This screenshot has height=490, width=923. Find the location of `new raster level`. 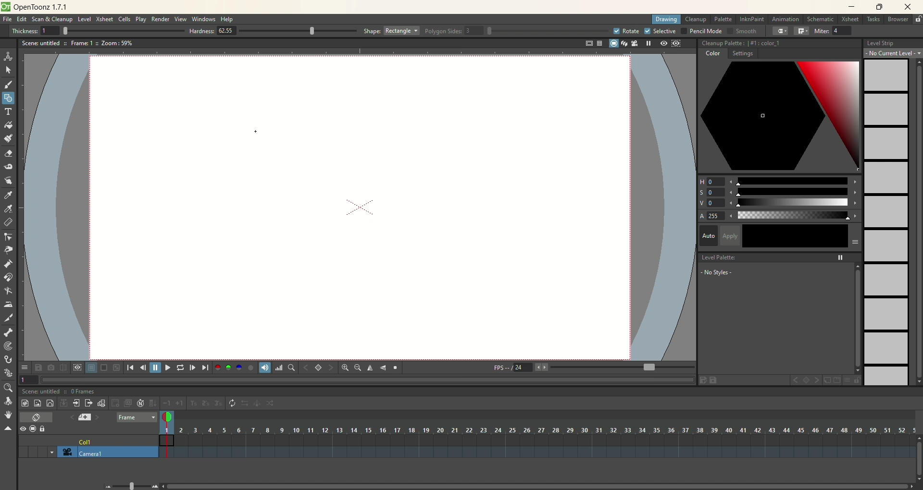

new raster level is located at coordinates (37, 403).